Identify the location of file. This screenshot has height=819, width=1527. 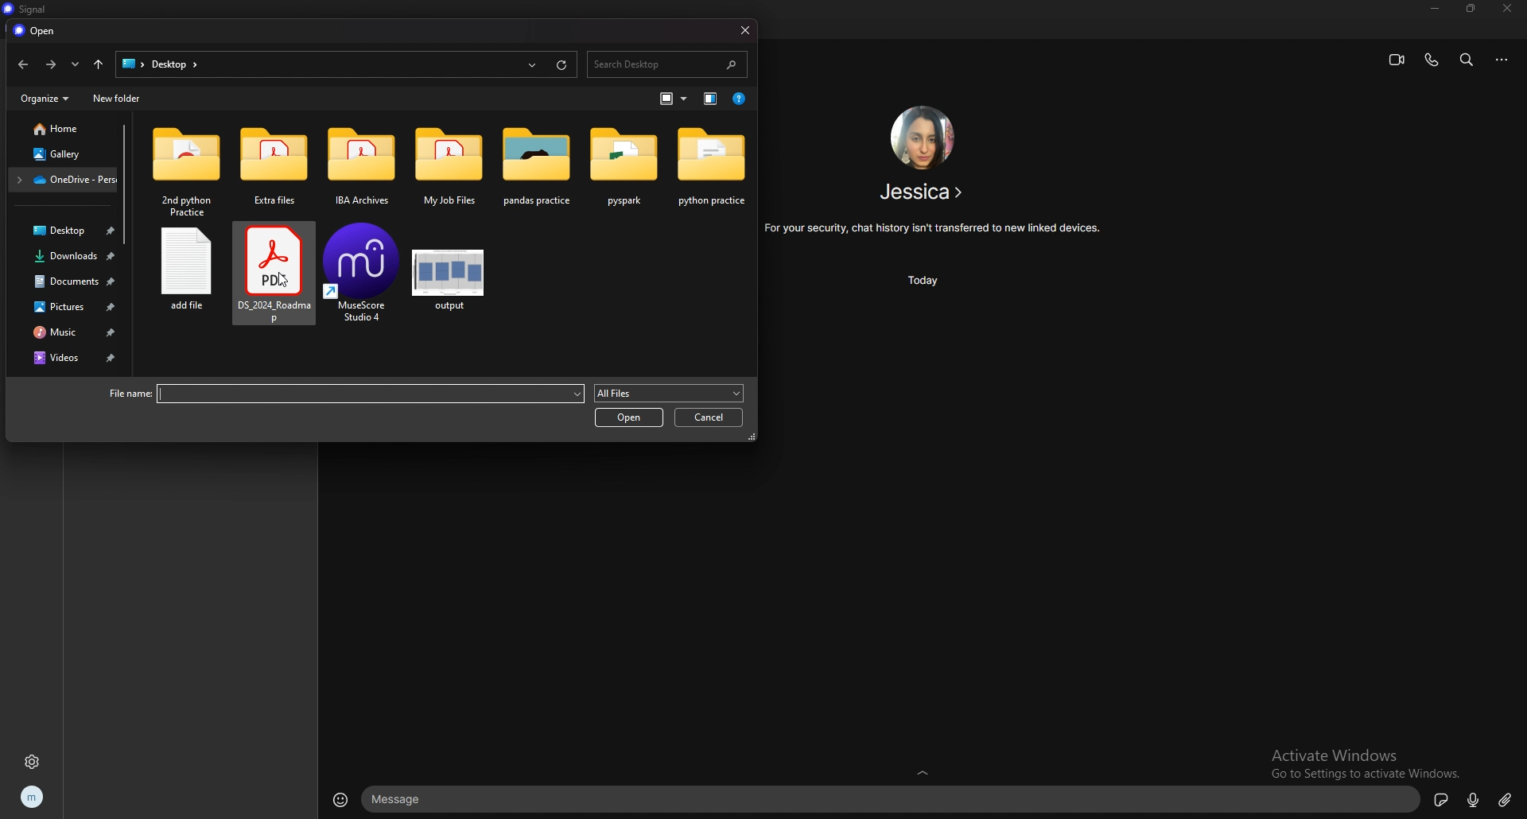
(449, 281).